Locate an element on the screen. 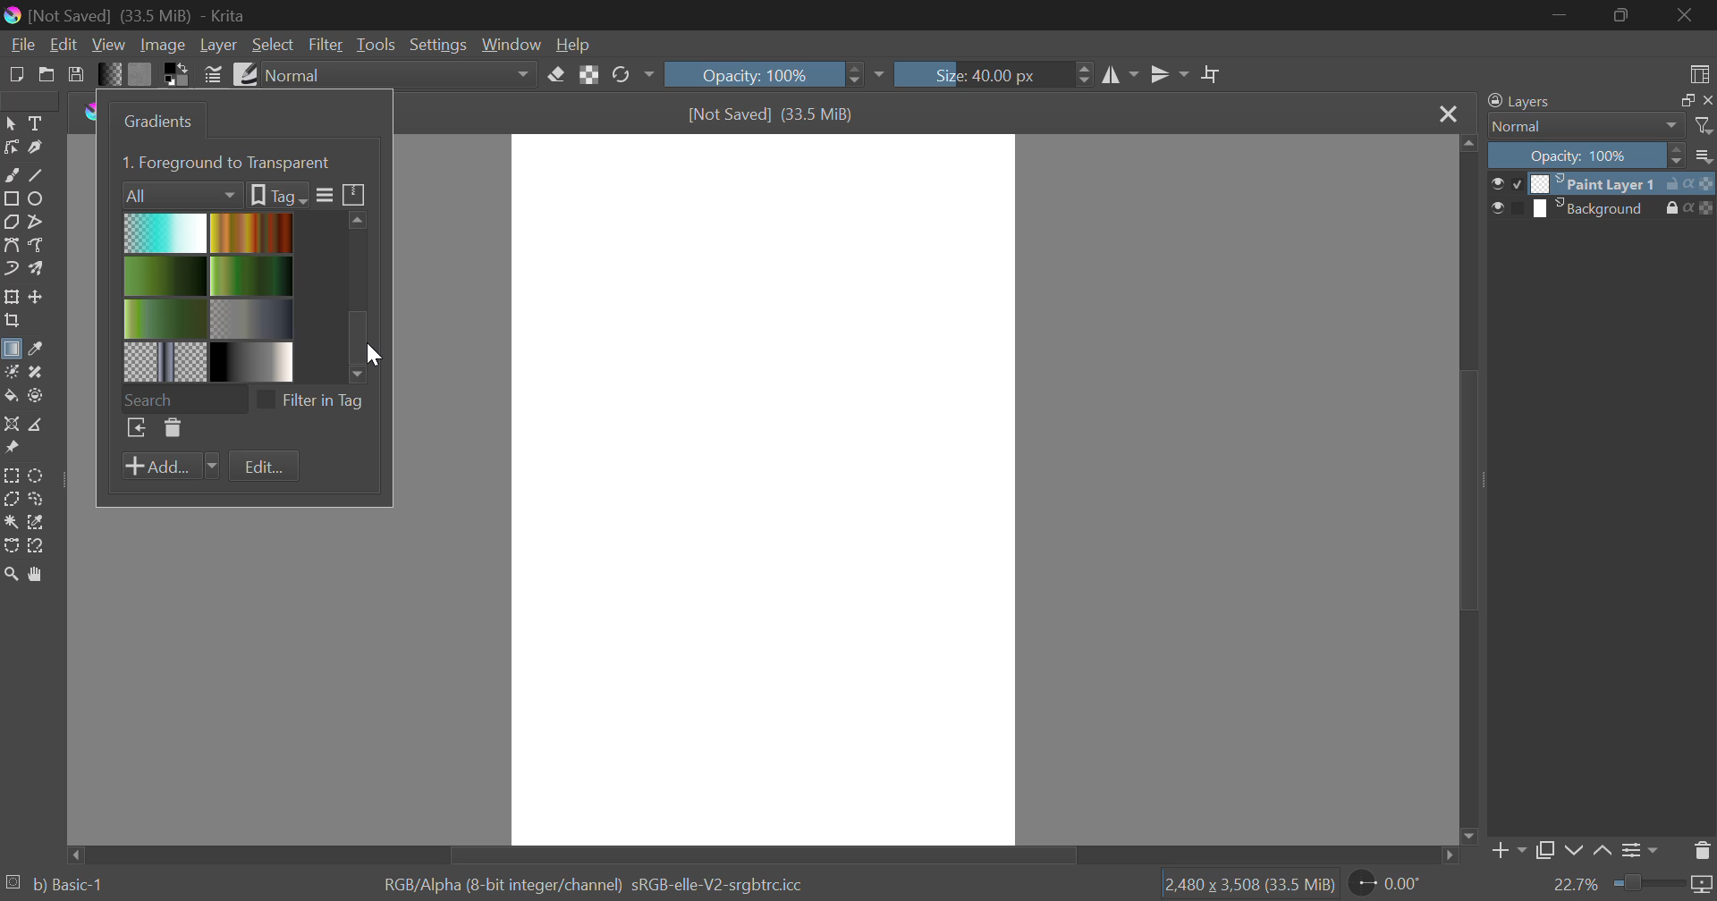 The image size is (1717, 901). Gradient 5 is located at coordinates (165, 318).